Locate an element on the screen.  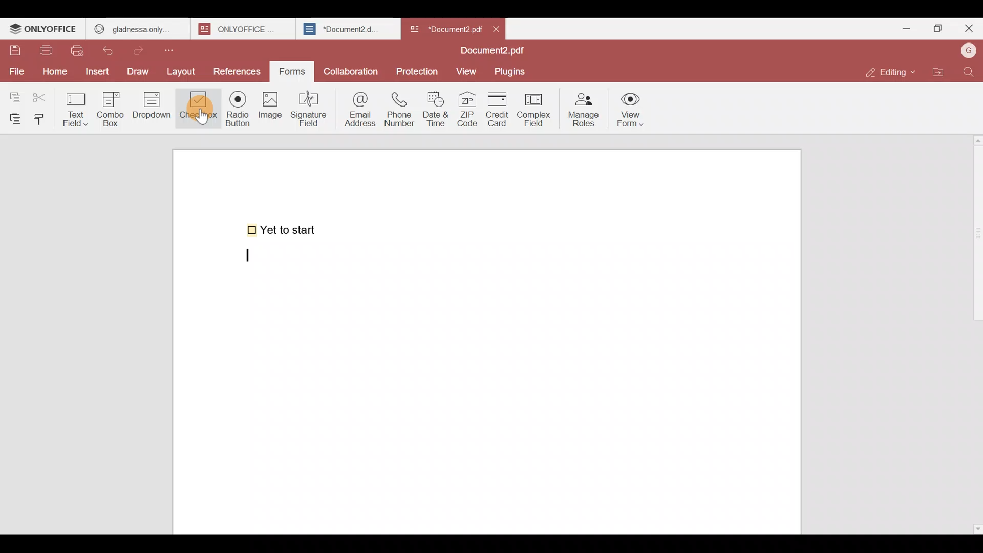
Account name is located at coordinates (968, 50).